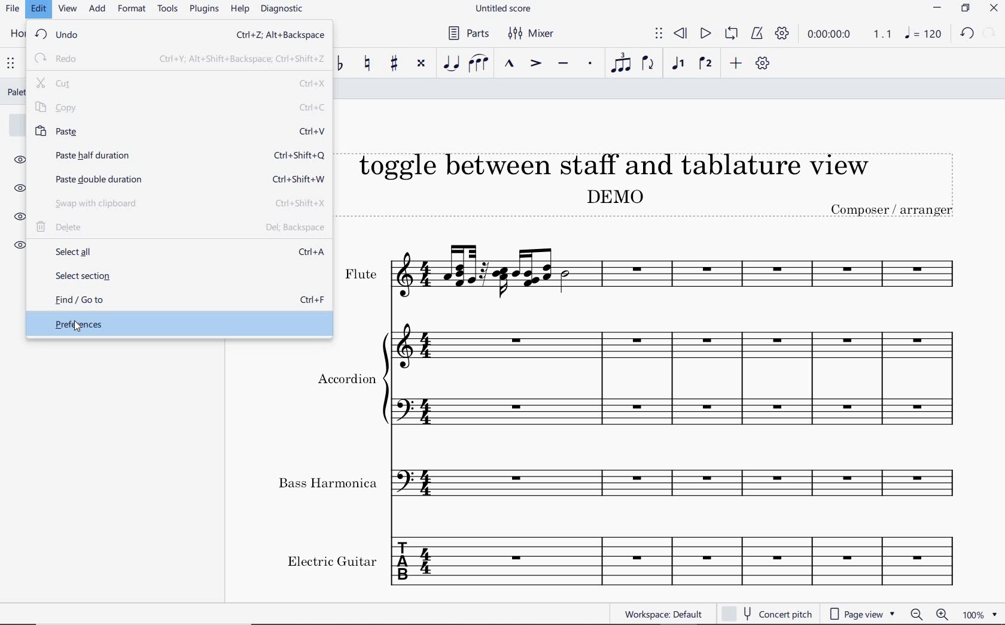 This screenshot has height=625, width=1005. Describe the element at coordinates (96, 10) in the screenshot. I see `add` at that location.